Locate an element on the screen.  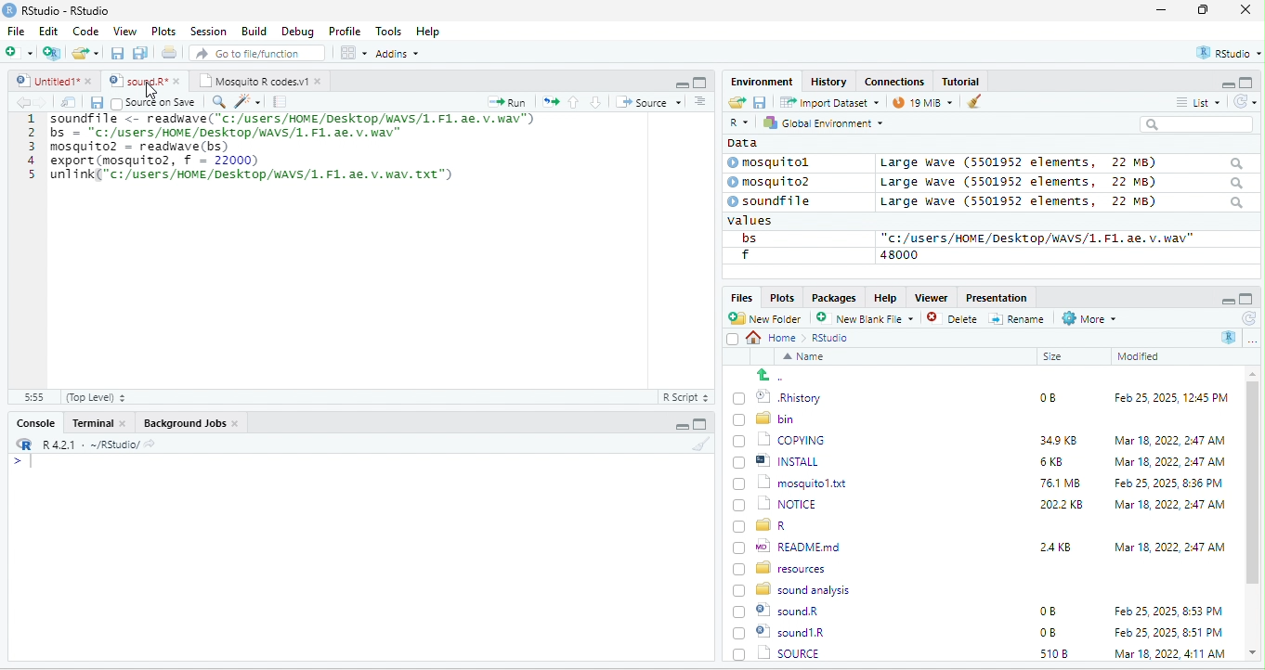
Plots is located at coordinates (782, 297).